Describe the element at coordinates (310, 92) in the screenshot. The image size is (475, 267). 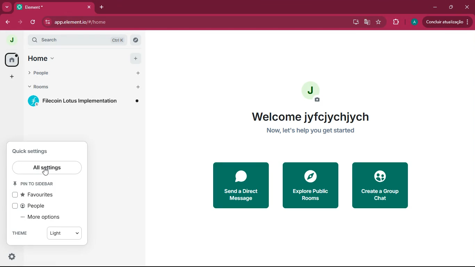
I see `profile picture` at that location.